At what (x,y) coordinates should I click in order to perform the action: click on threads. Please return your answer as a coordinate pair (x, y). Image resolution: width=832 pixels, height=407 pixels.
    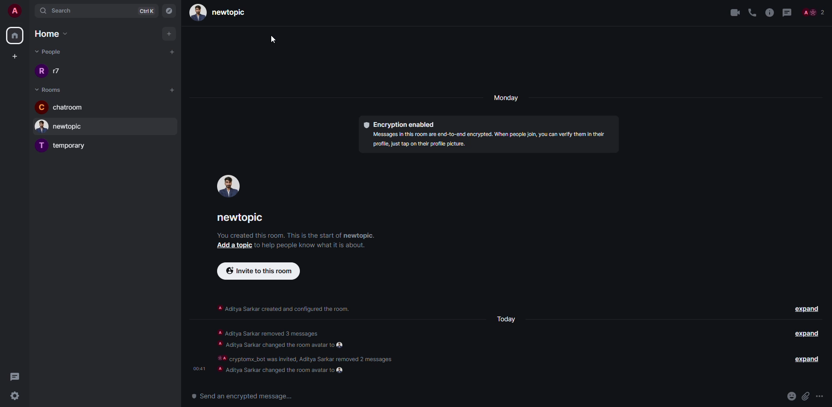
    Looking at the image, I should click on (16, 377).